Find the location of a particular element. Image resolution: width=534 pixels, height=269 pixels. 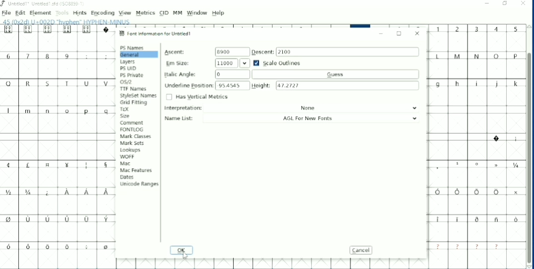

OS/2 is located at coordinates (127, 82).